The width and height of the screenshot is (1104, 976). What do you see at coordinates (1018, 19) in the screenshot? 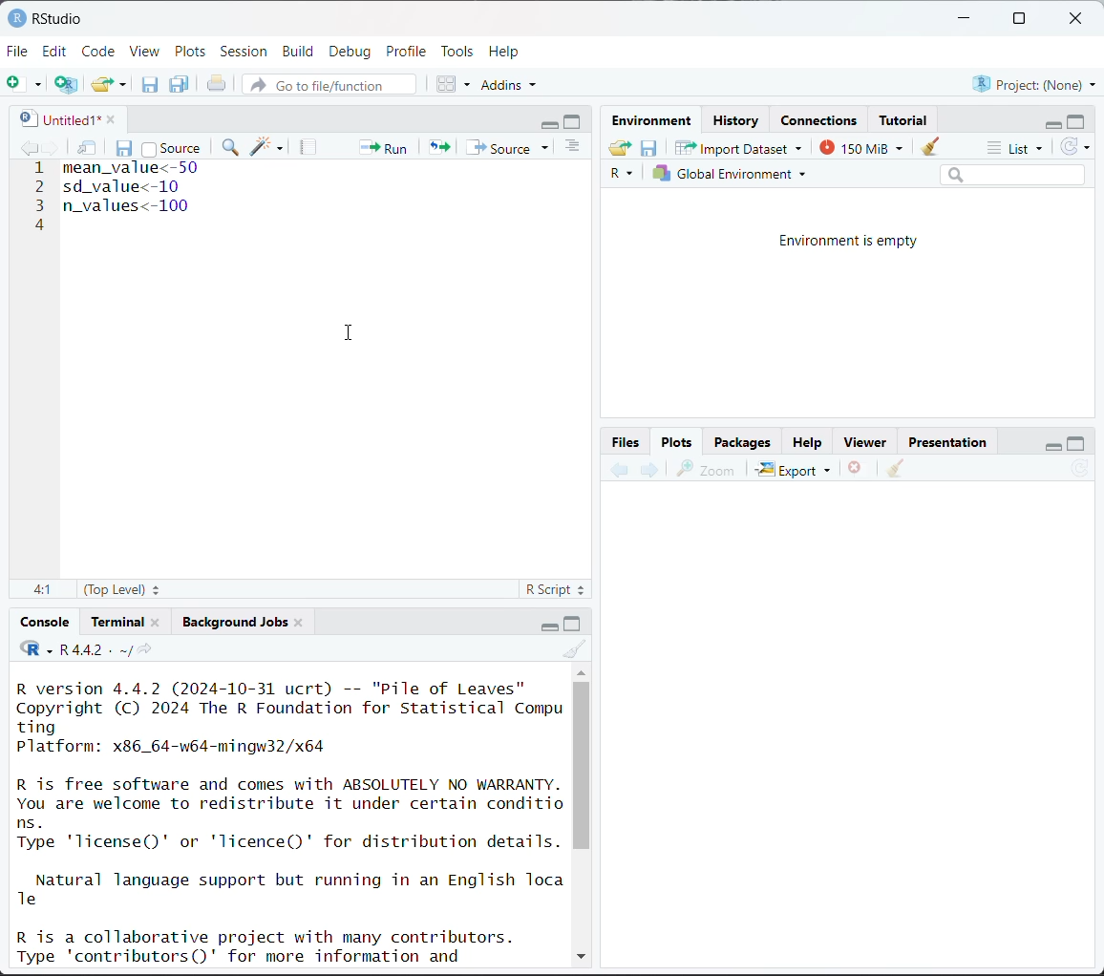
I see `maximize` at bounding box center [1018, 19].